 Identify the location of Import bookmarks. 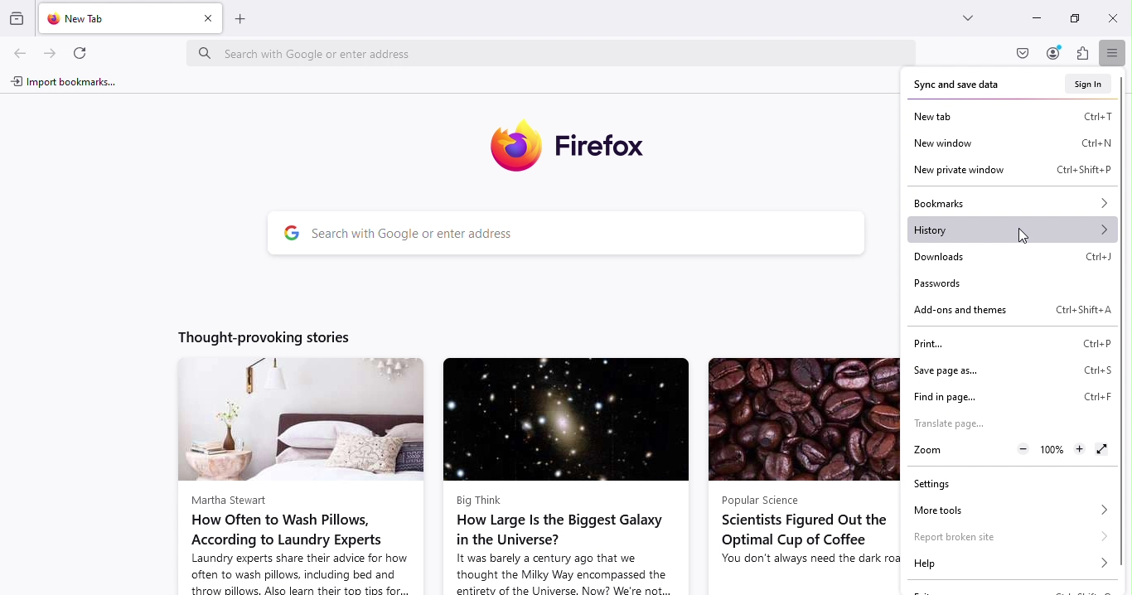
(62, 85).